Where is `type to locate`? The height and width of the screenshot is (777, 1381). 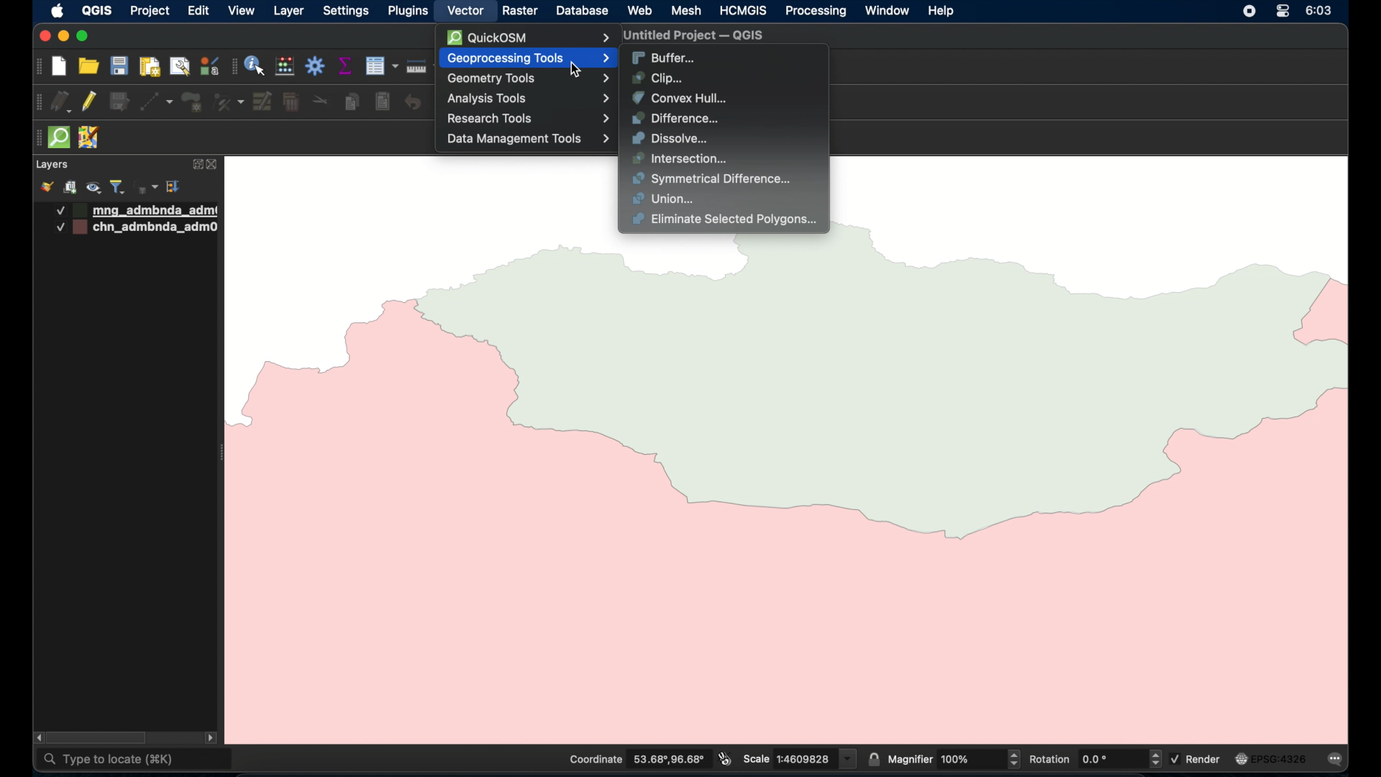
type to locate is located at coordinates (136, 760).